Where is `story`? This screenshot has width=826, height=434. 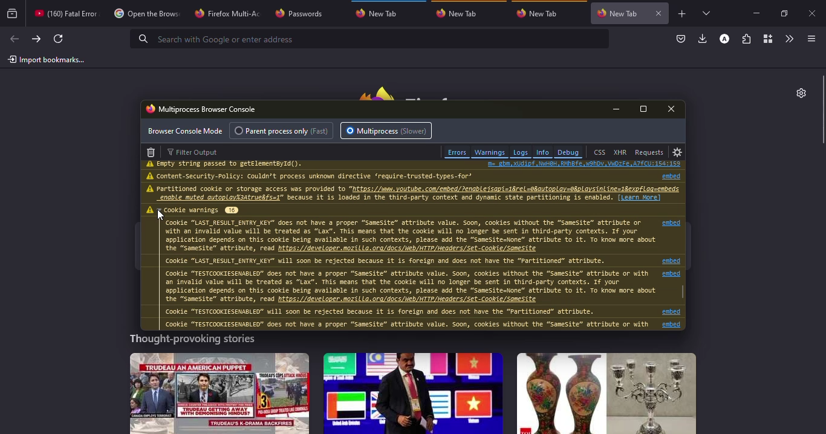 story is located at coordinates (220, 393).